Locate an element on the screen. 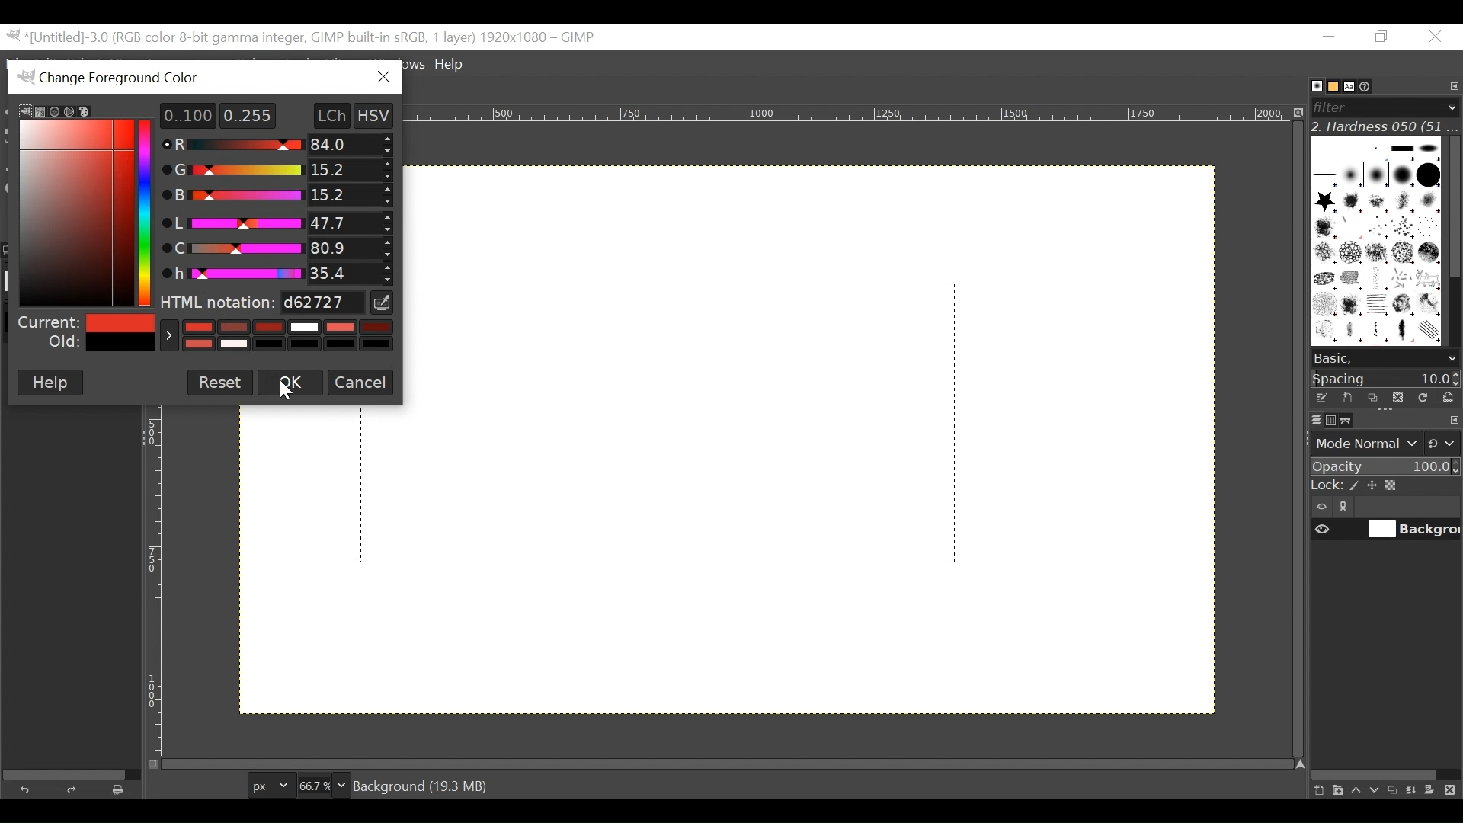 This screenshot has width=1463, height=823. Refresh is located at coordinates (1421, 396).